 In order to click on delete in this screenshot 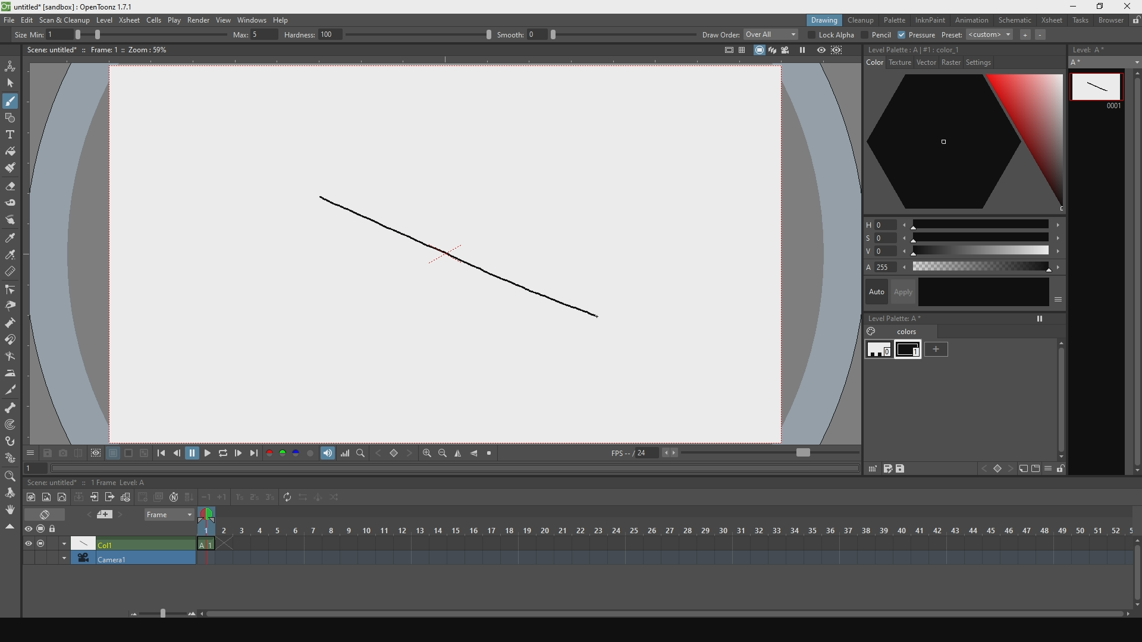, I will do `click(12, 273)`.